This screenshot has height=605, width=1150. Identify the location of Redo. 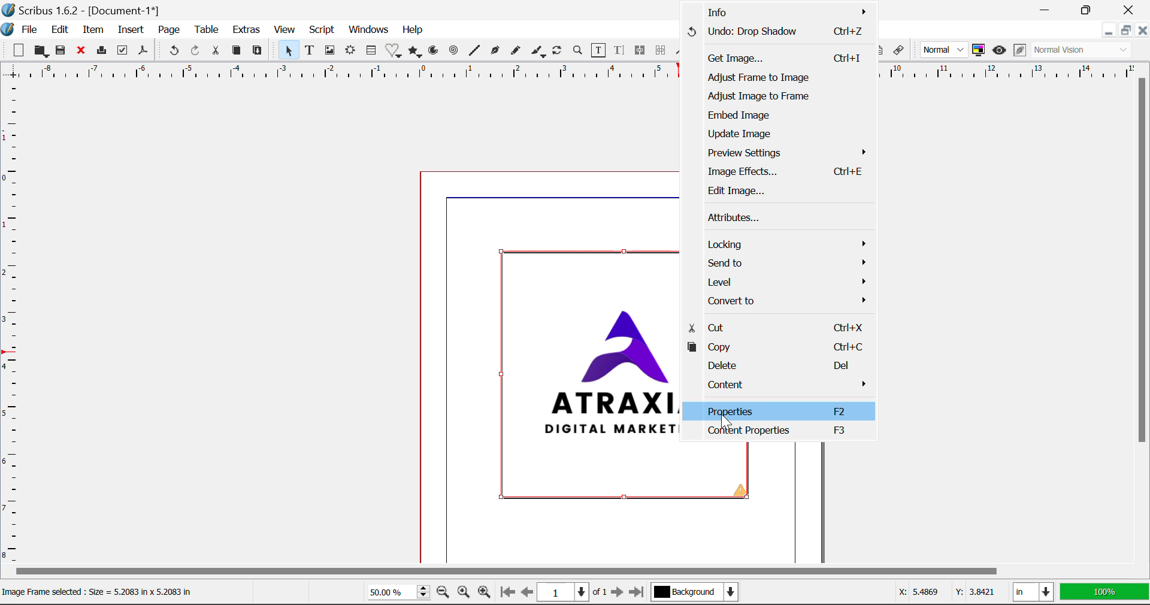
(196, 52).